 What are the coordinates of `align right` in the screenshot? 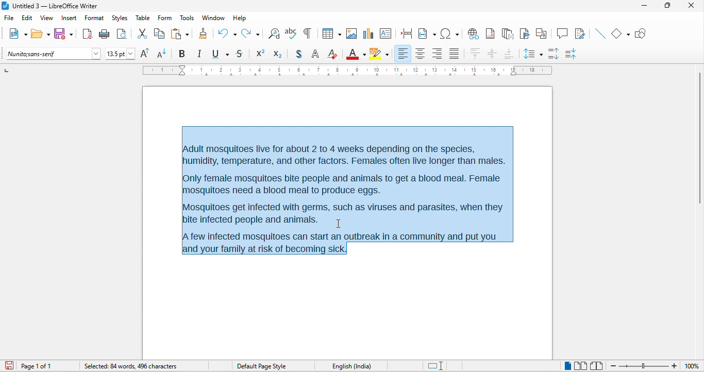 It's located at (437, 54).